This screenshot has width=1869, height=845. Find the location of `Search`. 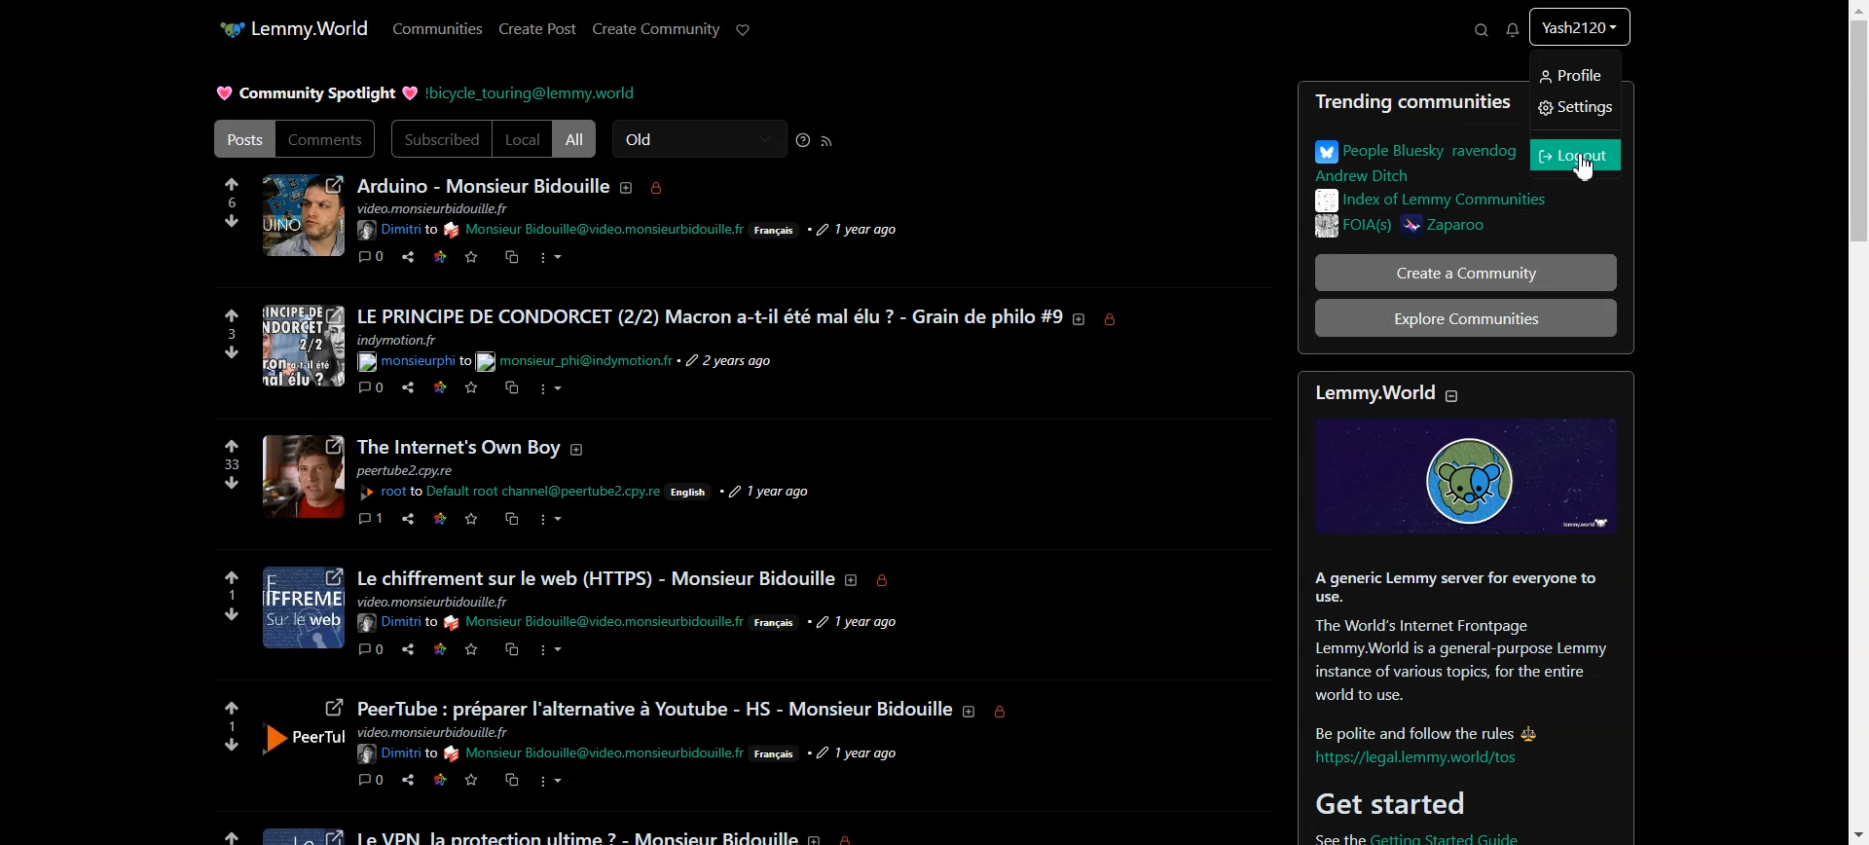

Search is located at coordinates (1480, 29).